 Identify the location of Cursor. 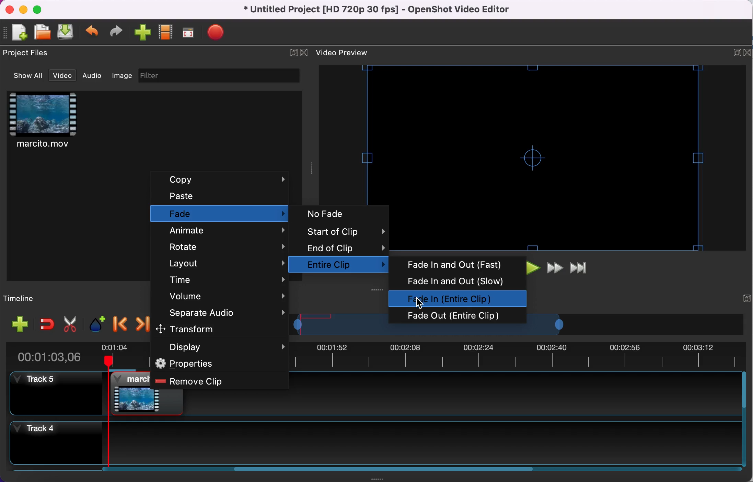
(421, 305).